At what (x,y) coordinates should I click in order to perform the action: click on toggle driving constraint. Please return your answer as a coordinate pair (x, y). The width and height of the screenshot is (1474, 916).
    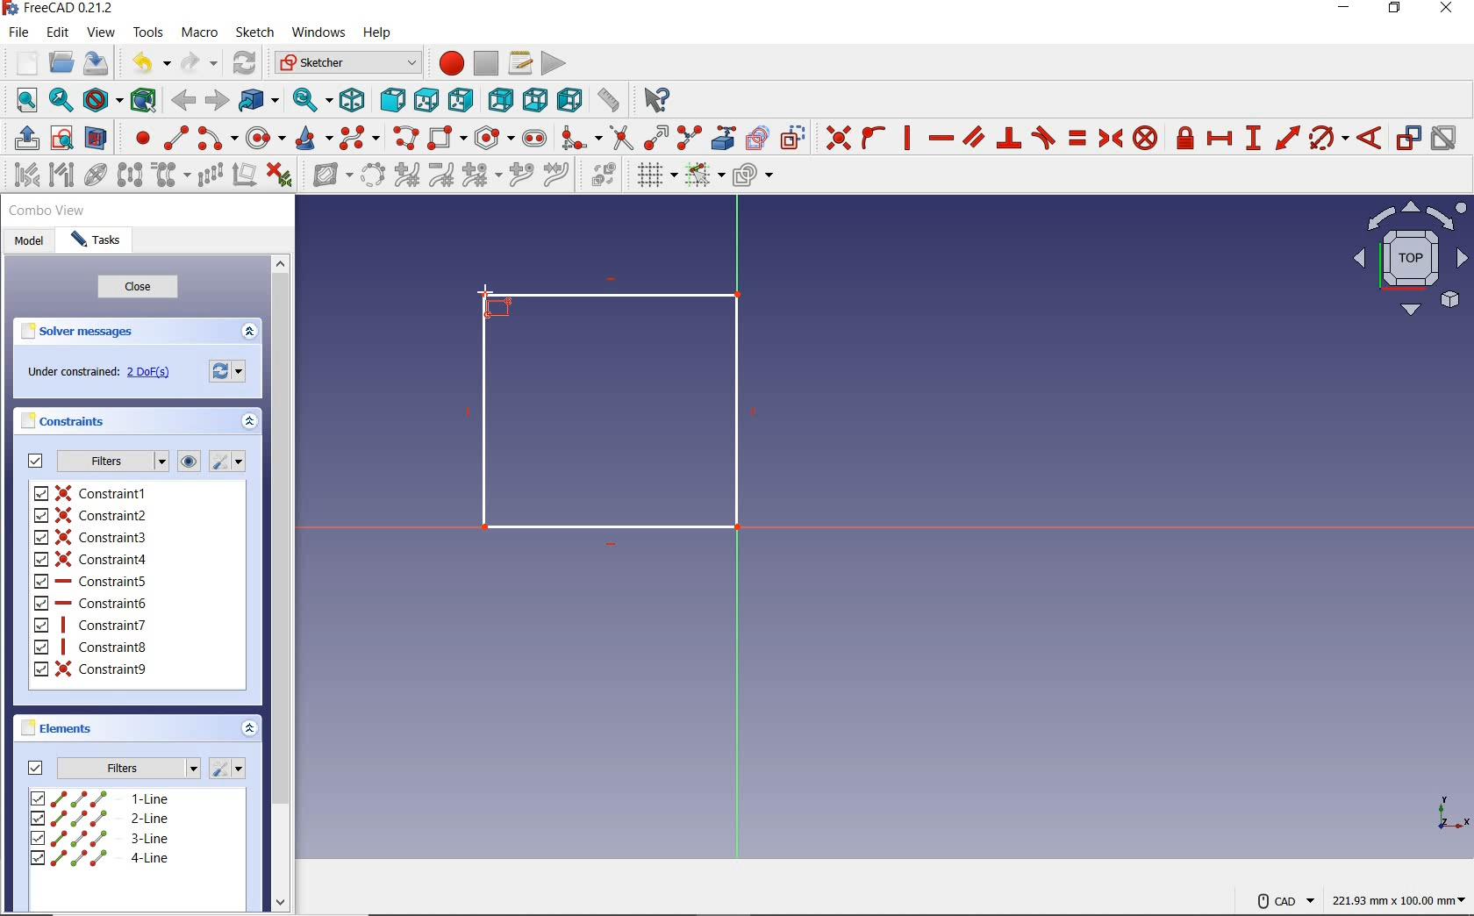
    Looking at the image, I should click on (1408, 138).